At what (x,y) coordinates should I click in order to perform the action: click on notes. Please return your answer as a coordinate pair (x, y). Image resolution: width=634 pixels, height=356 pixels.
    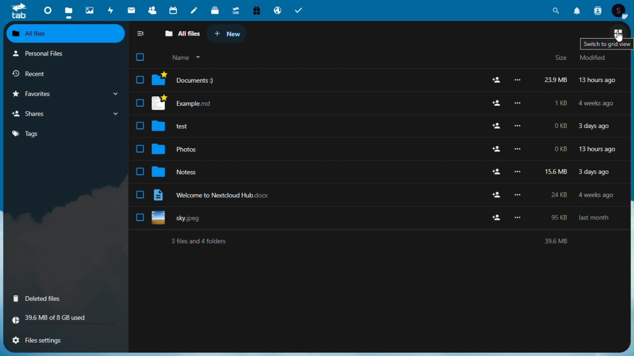
    Looking at the image, I should click on (194, 10).